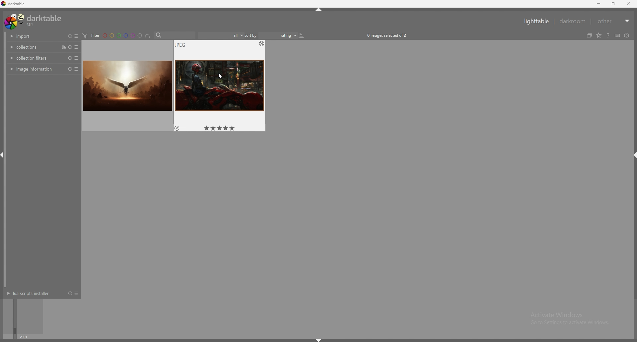  Describe the element at coordinates (31, 47) in the screenshot. I see `collections` at that location.